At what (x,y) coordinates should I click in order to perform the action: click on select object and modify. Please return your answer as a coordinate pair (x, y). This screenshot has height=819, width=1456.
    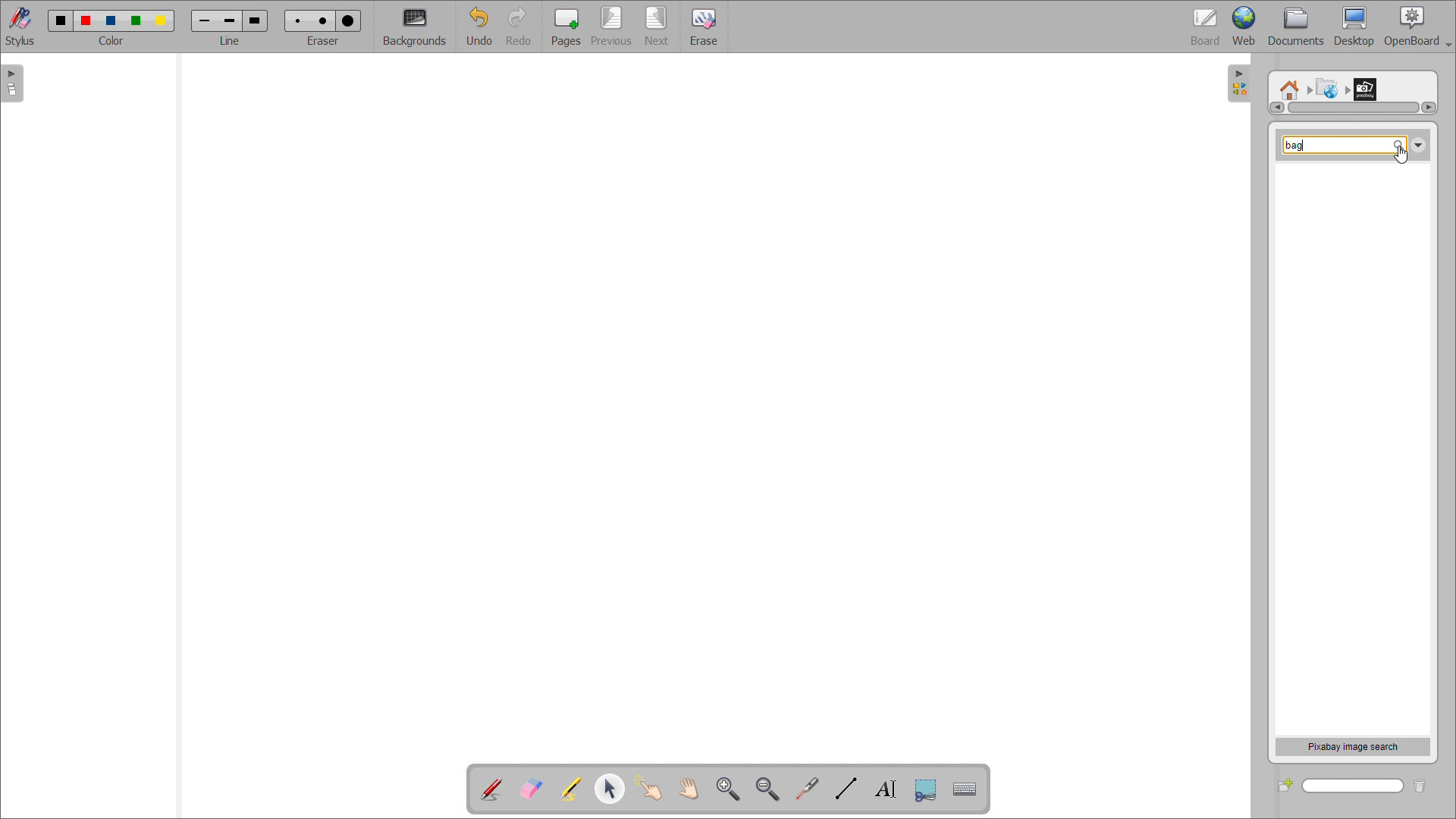
    Looking at the image, I should click on (610, 788).